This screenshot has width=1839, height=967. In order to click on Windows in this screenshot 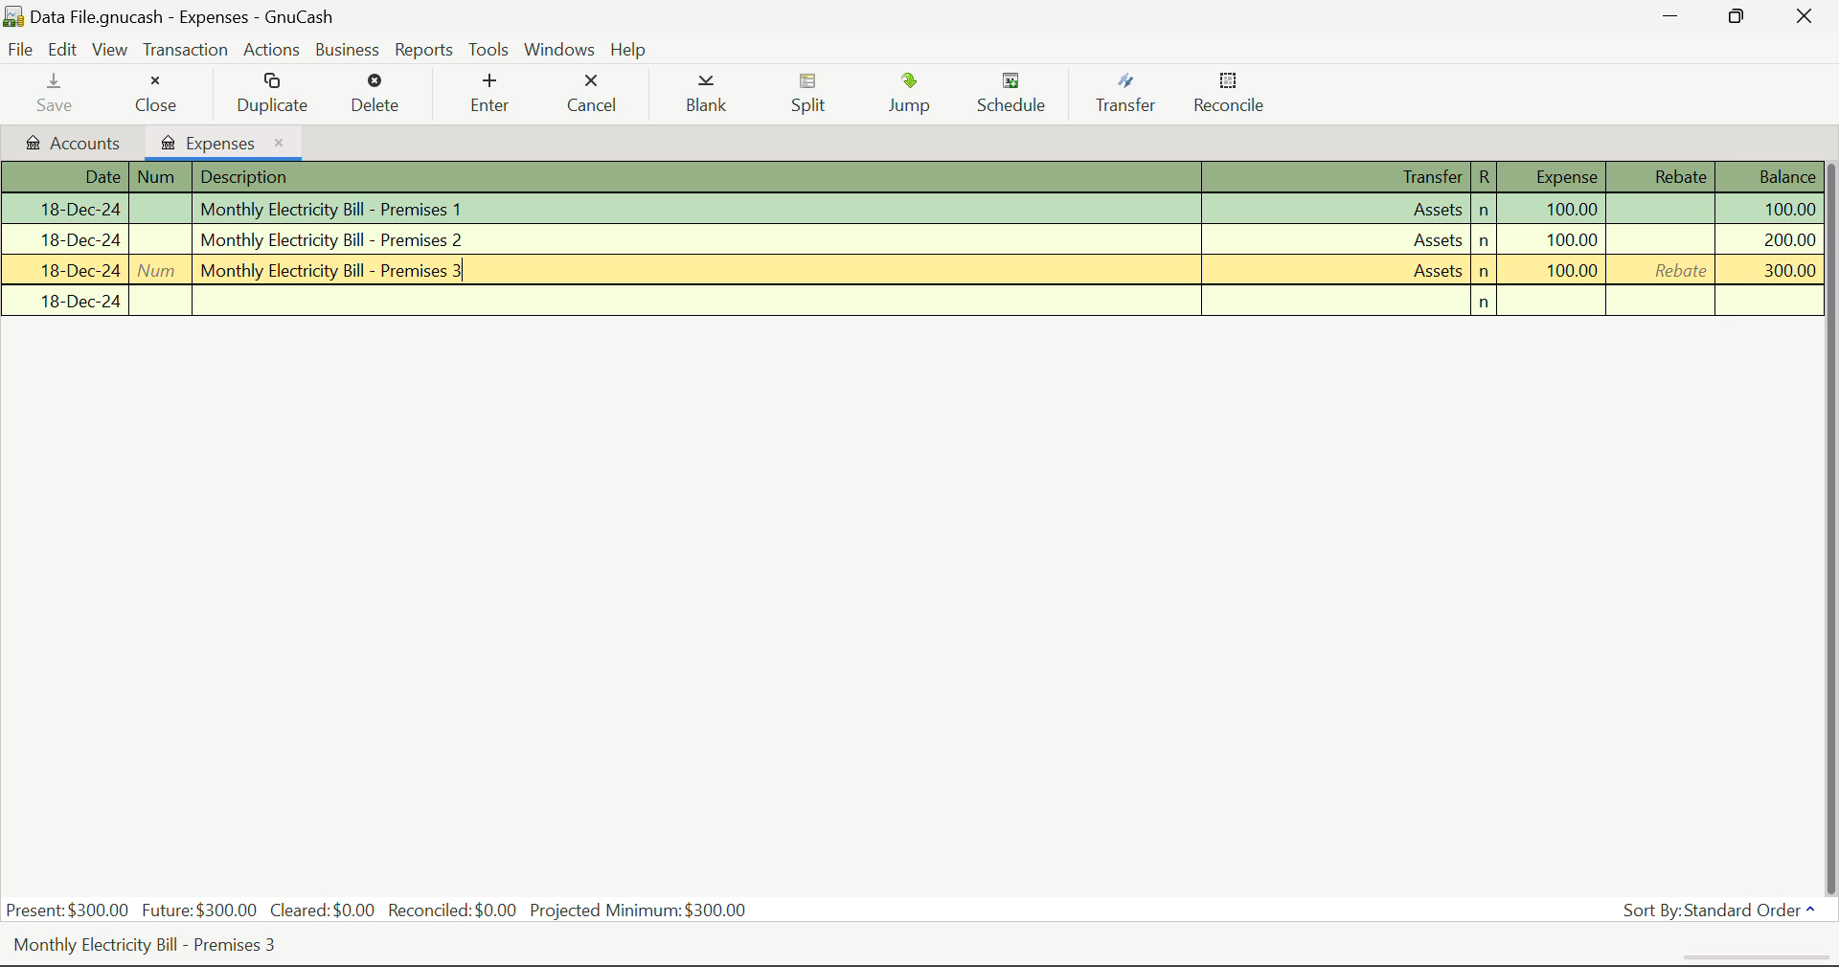, I will do `click(557, 50)`.